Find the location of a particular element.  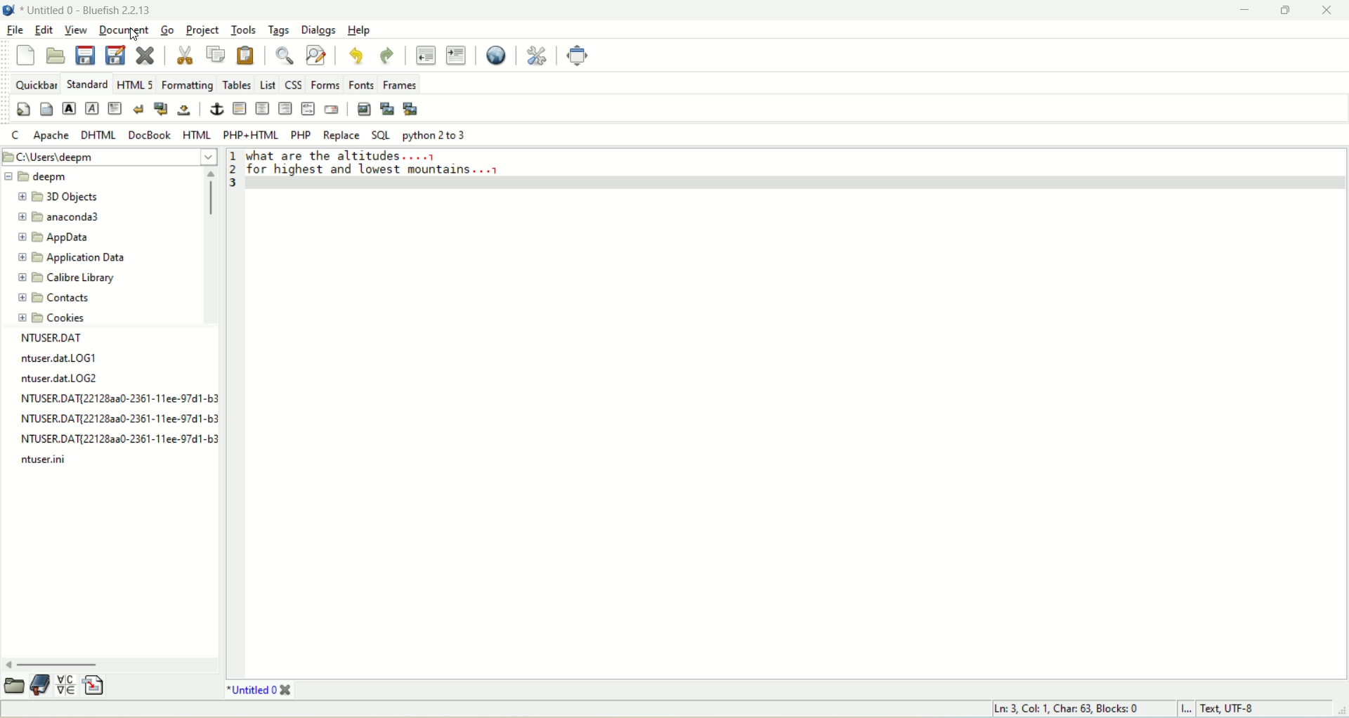

find is located at coordinates (285, 54).